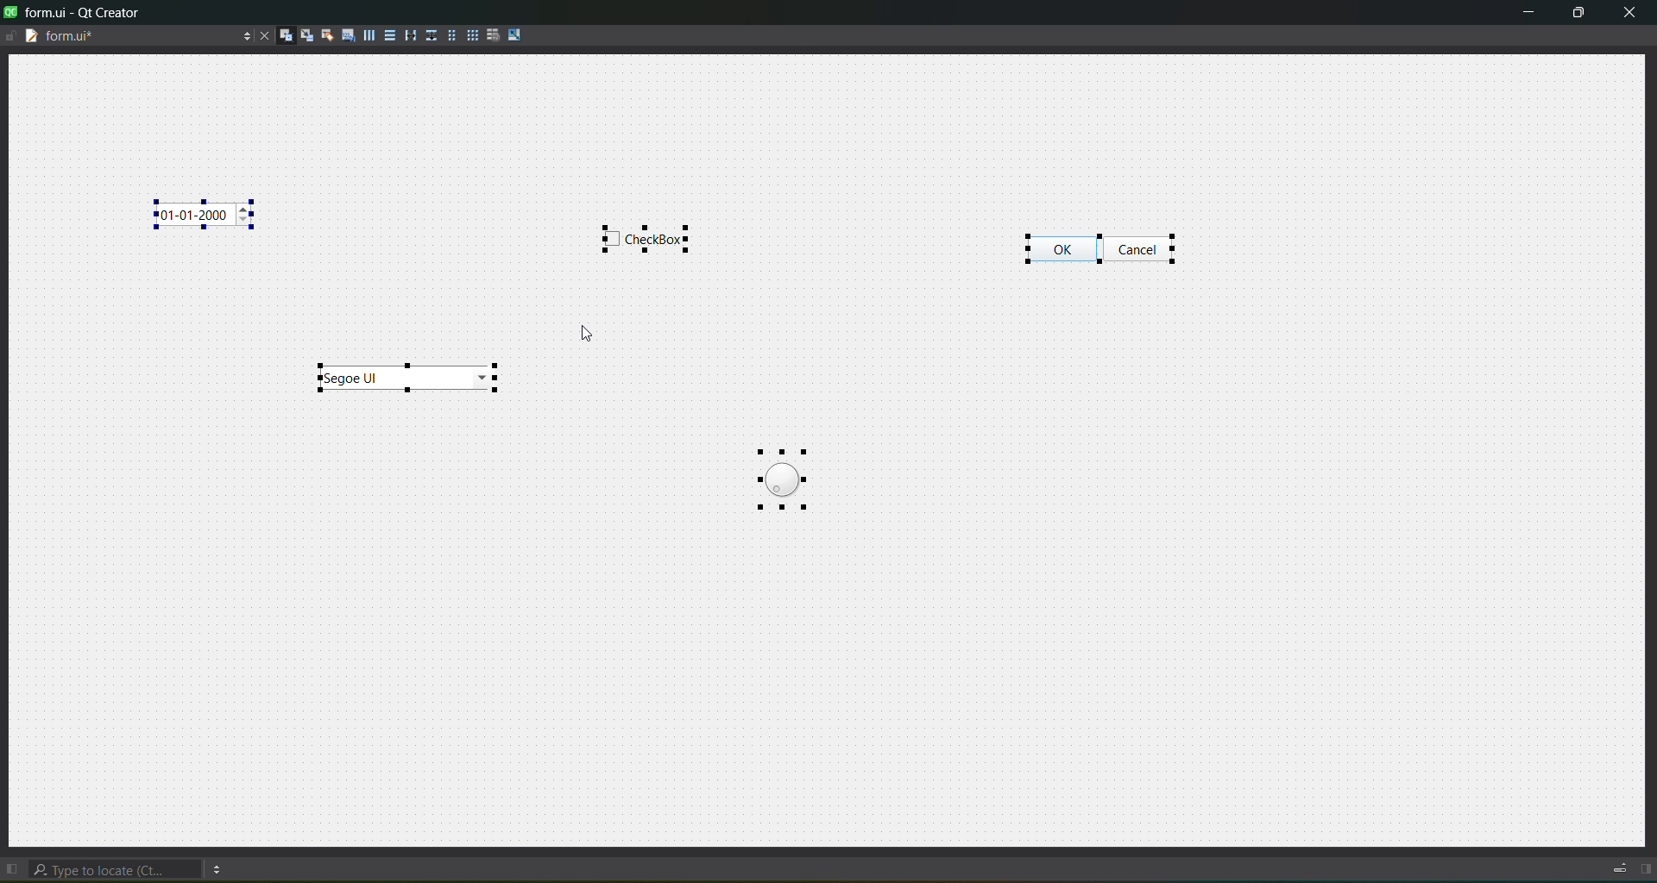  I want to click on Layout Horizontally, so click(367, 34).